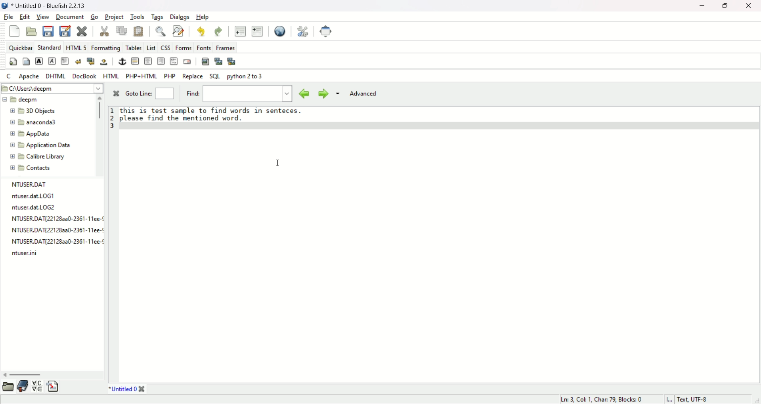 This screenshot has width=761, height=404. Describe the element at coordinates (100, 98) in the screenshot. I see `move up` at that location.